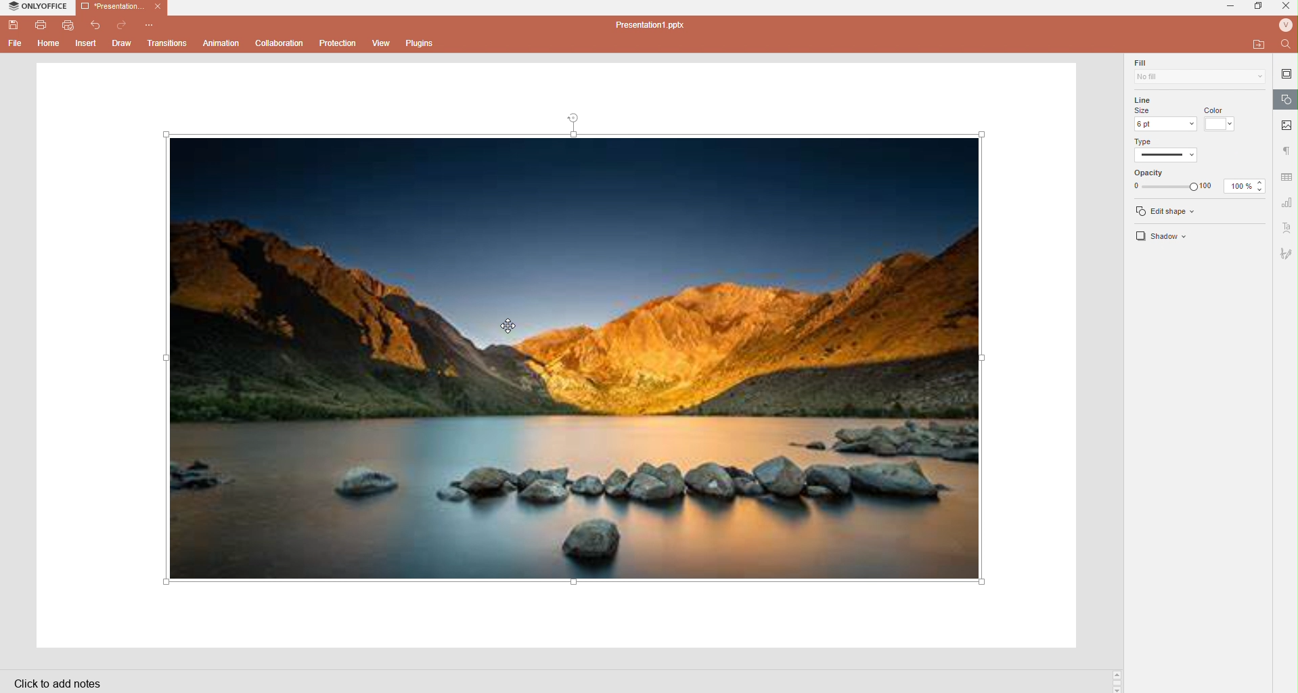  What do you see at coordinates (1190, 150) in the screenshot?
I see `Line Type` at bounding box center [1190, 150].